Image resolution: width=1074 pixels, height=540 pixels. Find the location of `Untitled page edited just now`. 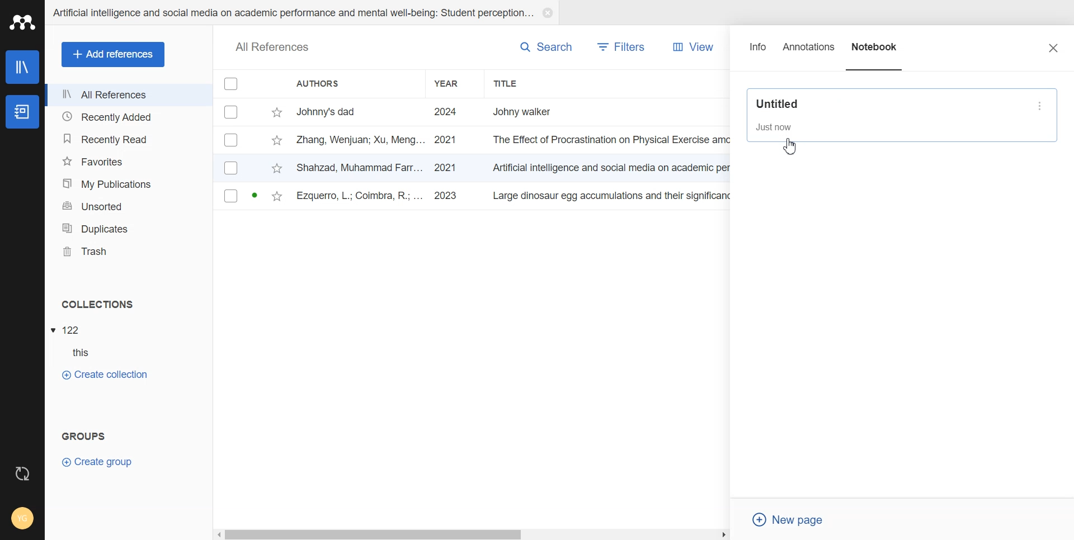

Untitled page edited just now is located at coordinates (889, 115).